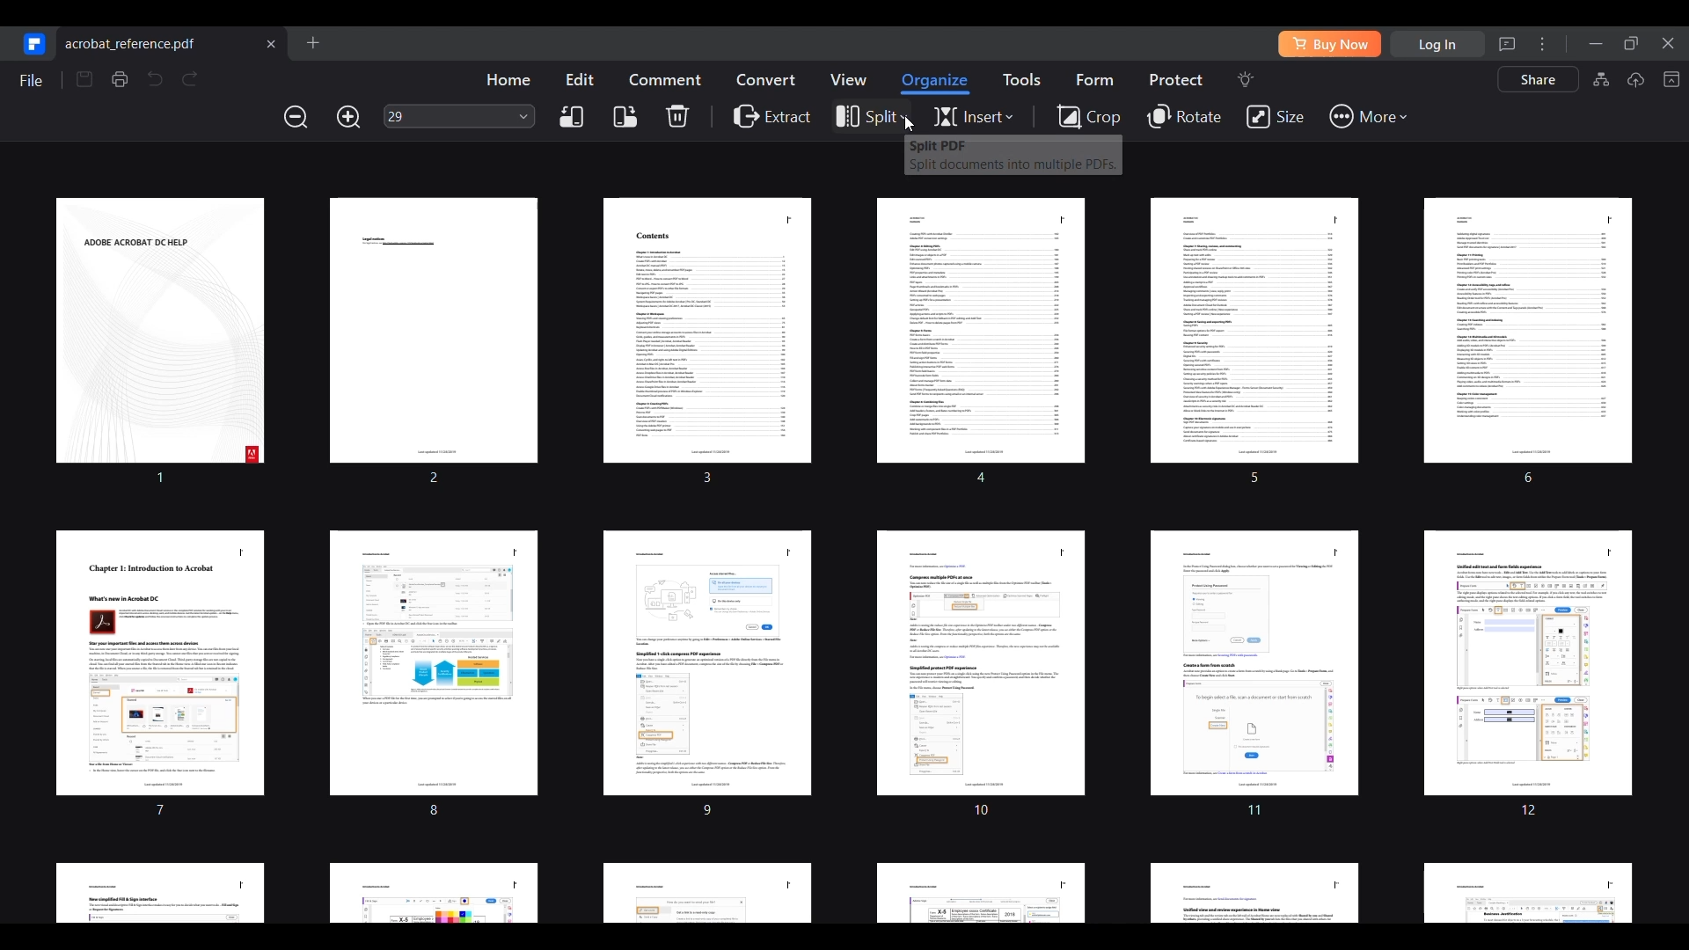  Describe the element at coordinates (348, 117) in the screenshot. I see `Zoom in` at that location.